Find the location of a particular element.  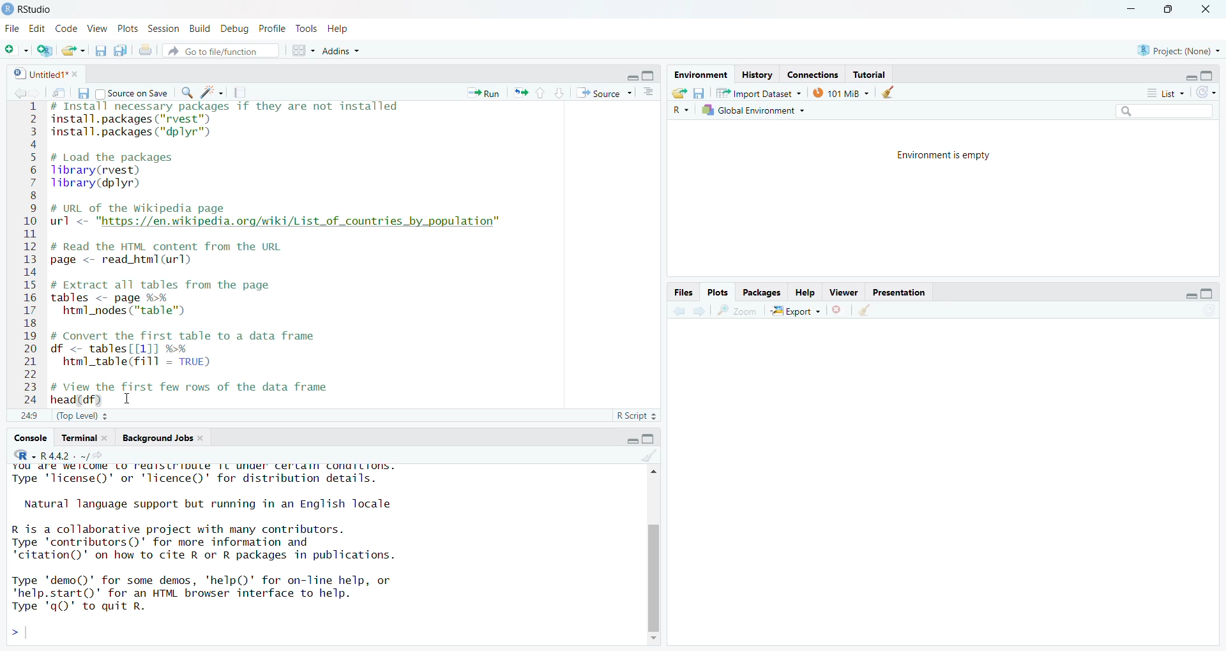

back is located at coordinates (681, 311).